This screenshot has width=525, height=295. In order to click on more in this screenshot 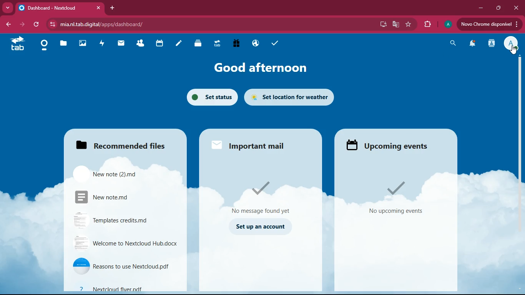, I will do `click(7, 8)`.